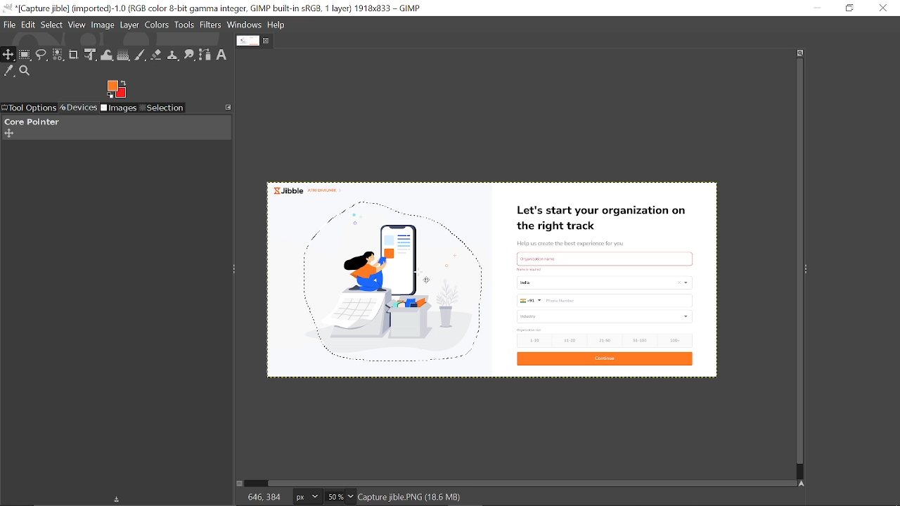 The width and height of the screenshot is (900, 506). I want to click on Minimize, so click(816, 7).